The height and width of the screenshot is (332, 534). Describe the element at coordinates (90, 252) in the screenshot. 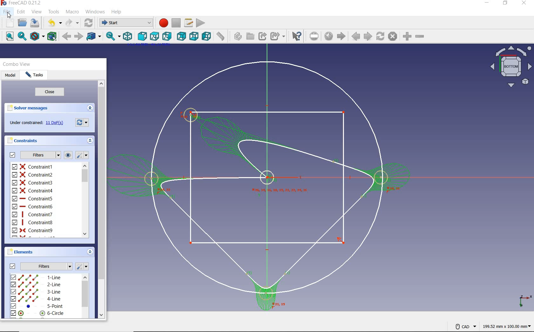

I see `expand` at that location.